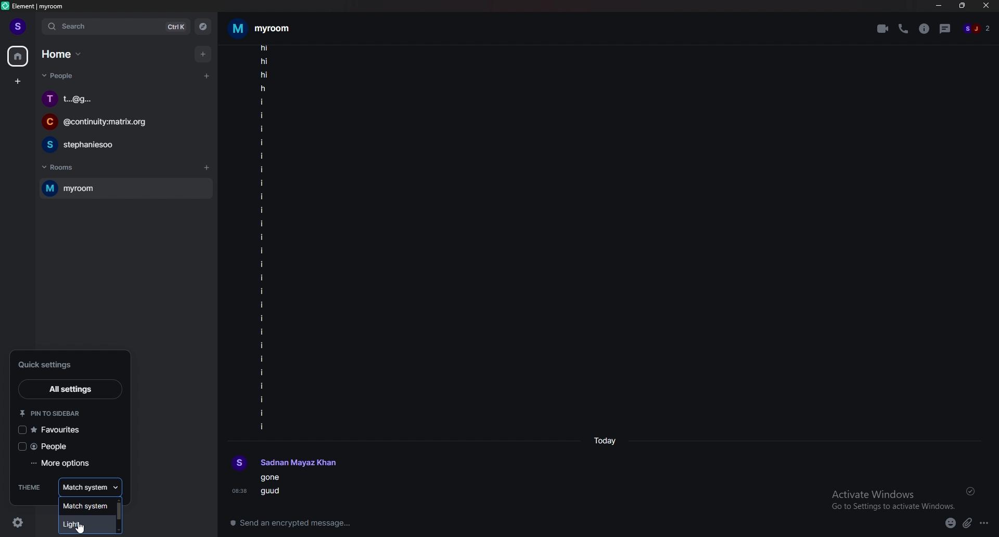  Describe the element at coordinates (118, 515) in the screenshot. I see `scroll bar` at that location.